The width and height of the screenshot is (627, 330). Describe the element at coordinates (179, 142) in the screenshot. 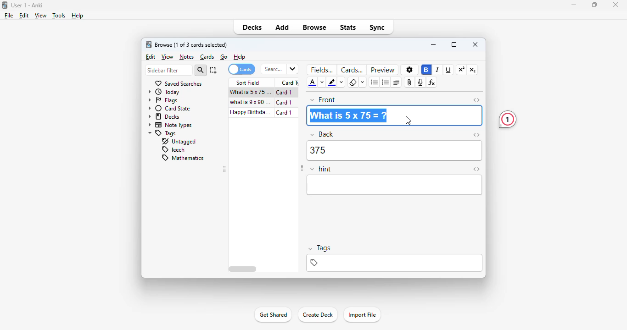

I see `untagged` at that location.